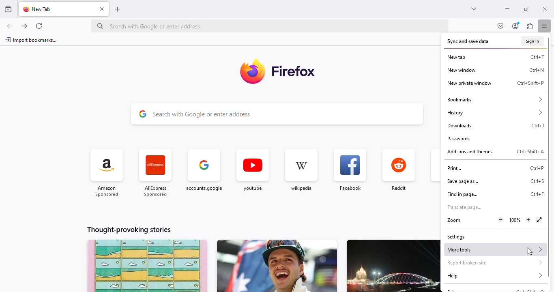 This screenshot has height=292, width=554. What do you see at coordinates (501, 220) in the screenshot?
I see `zoom out` at bounding box center [501, 220].